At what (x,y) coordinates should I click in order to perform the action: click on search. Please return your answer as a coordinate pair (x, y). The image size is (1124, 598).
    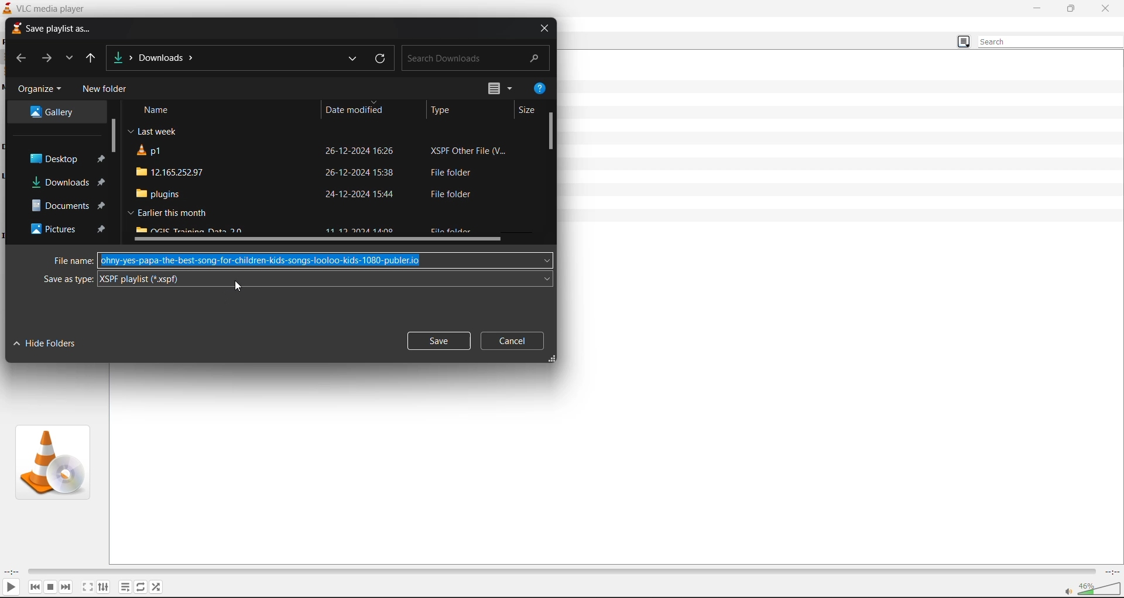
    Looking at the image, I should click on (475, 56).